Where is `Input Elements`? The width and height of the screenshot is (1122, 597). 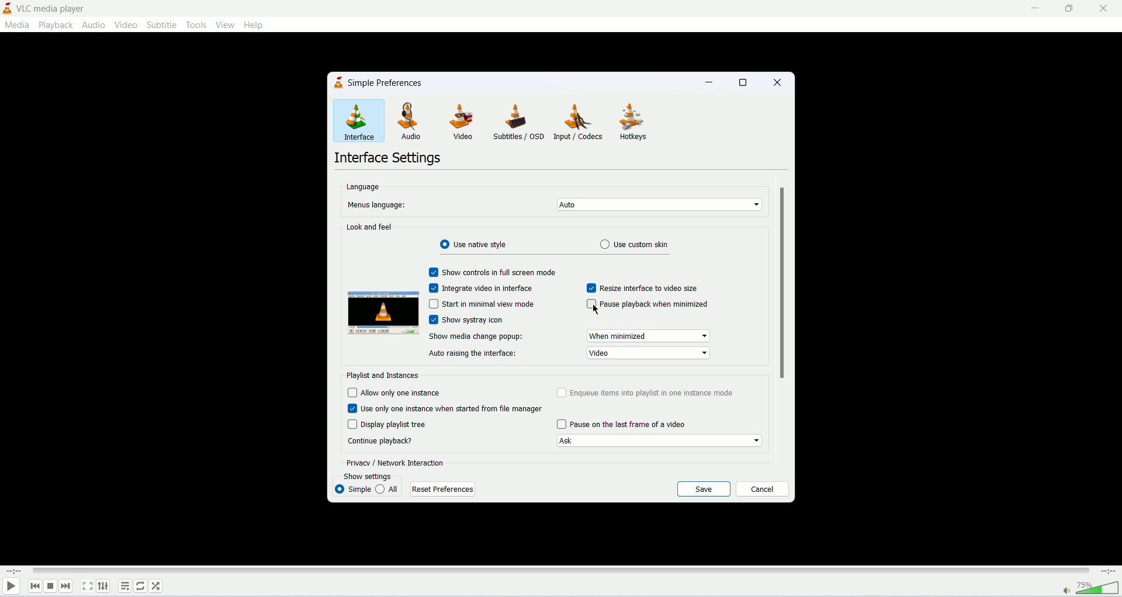 Input Elements is located at coordinates (434, 304).